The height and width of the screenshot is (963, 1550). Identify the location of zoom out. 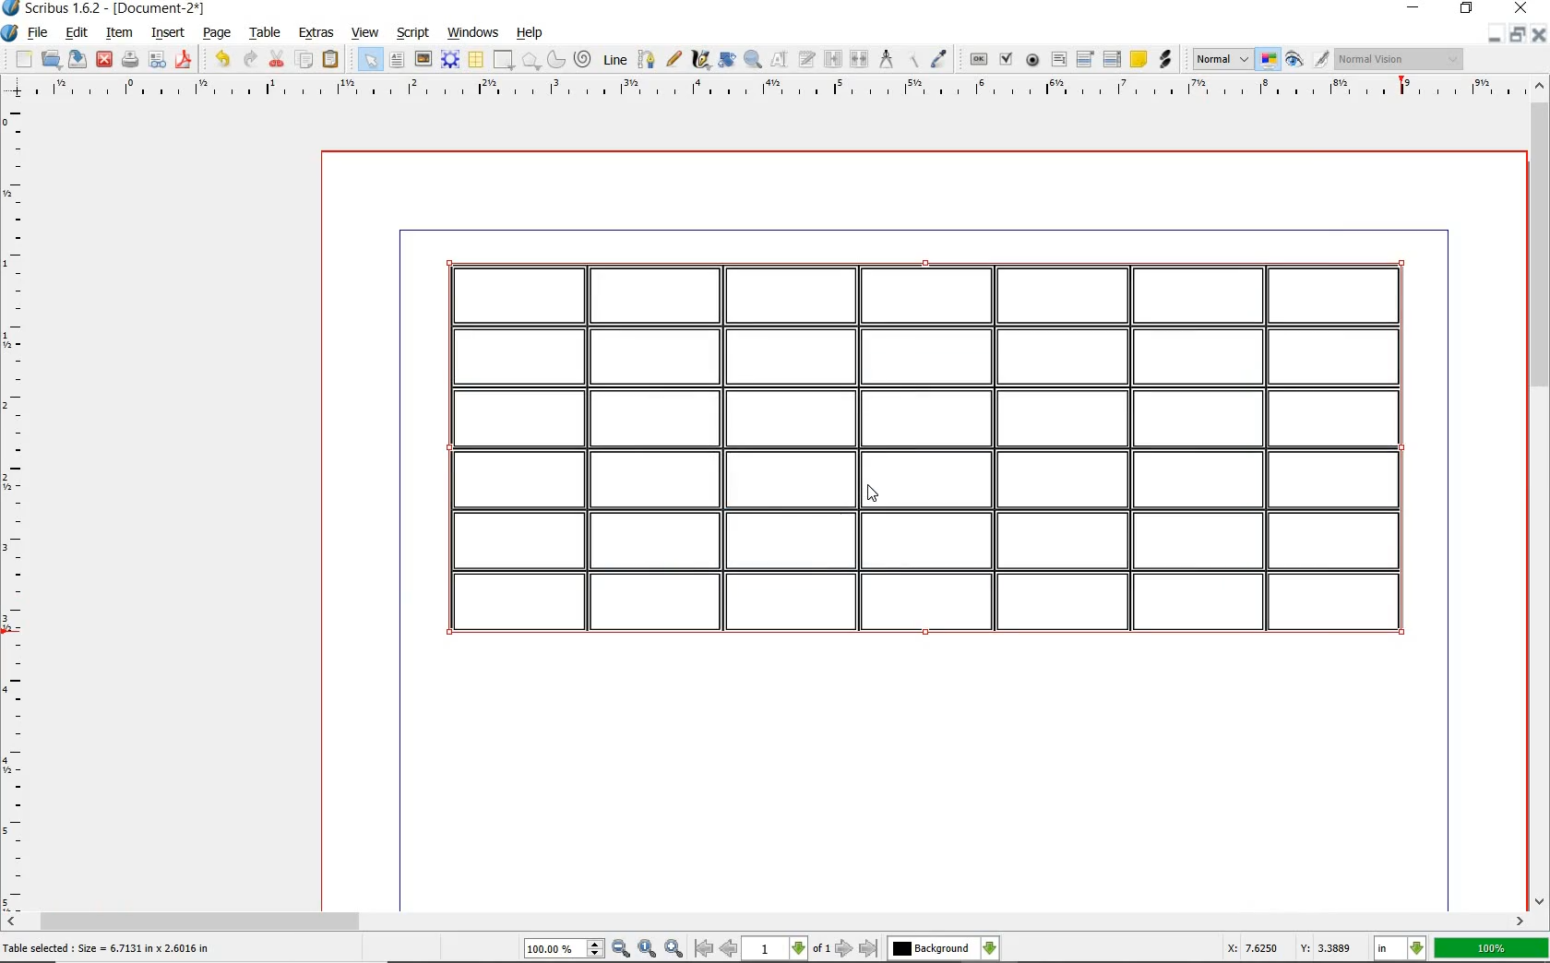
(622, 950).